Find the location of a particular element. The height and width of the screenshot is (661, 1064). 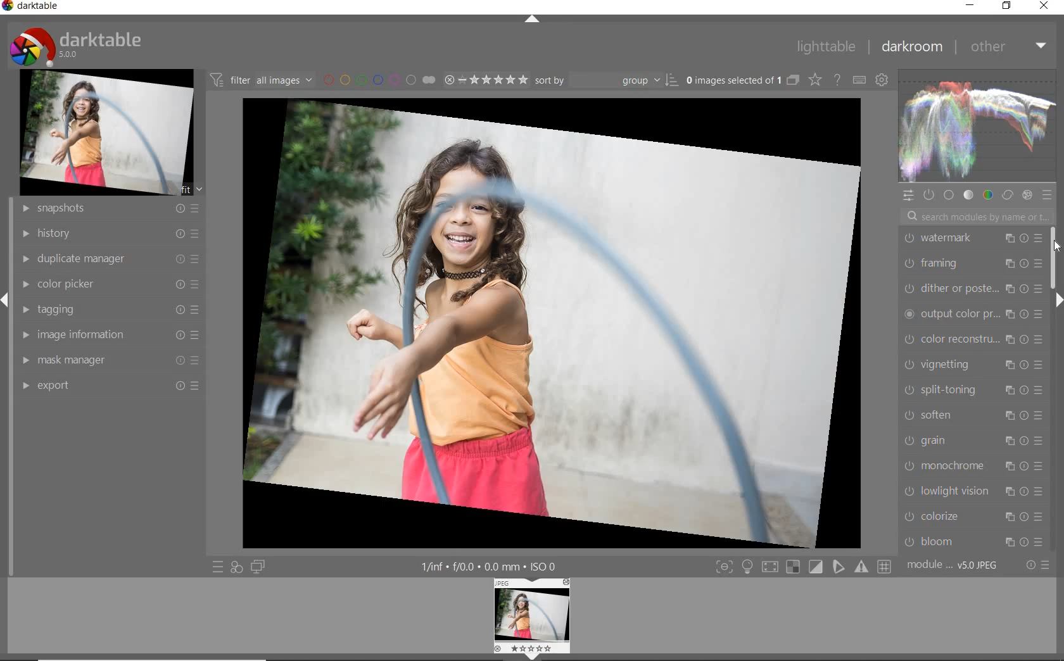

soften is located at coordinates (971, 415).